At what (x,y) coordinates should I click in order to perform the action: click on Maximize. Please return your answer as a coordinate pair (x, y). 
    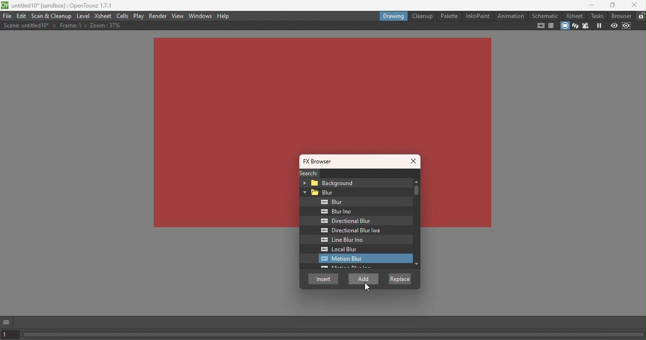
    Looking at the image, I should click on (613, 5).